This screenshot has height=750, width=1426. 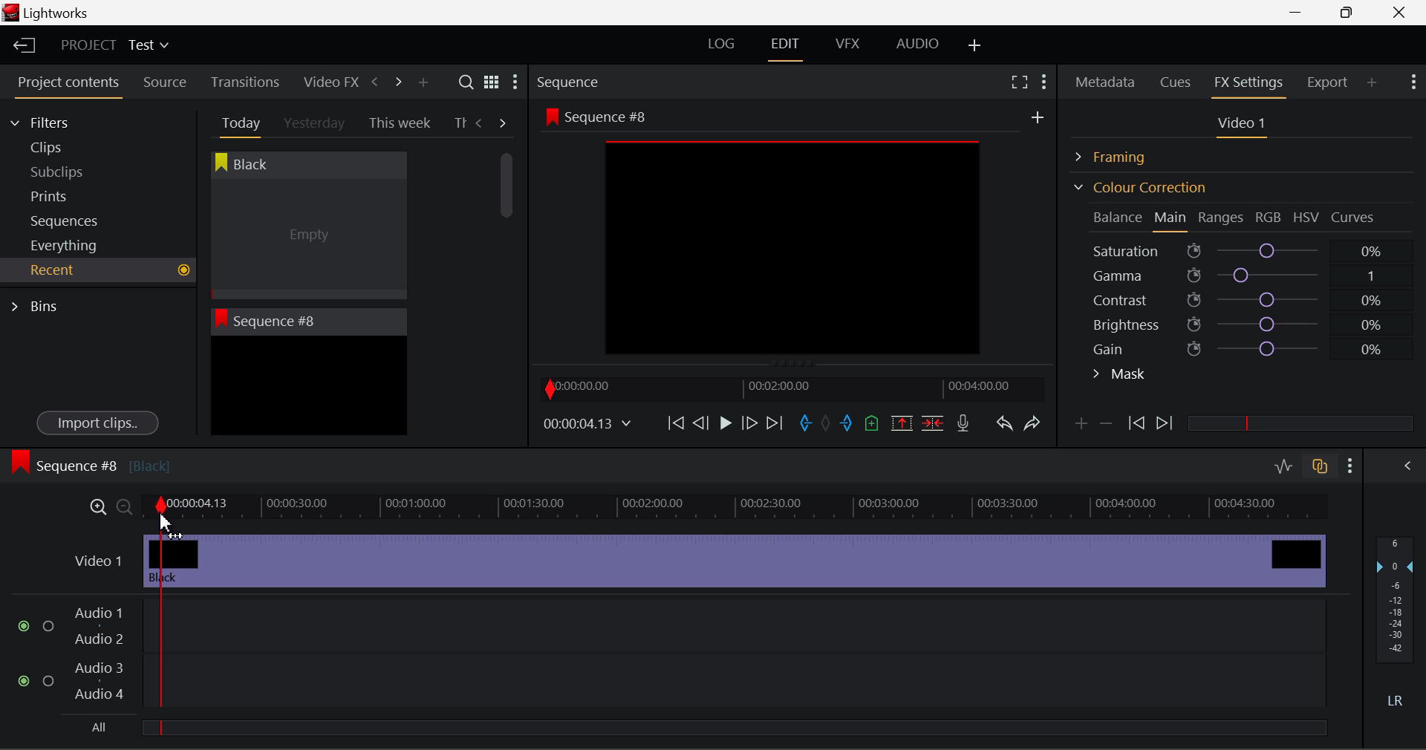 I want to click on Export Panel, so click(x=1329, y=82).